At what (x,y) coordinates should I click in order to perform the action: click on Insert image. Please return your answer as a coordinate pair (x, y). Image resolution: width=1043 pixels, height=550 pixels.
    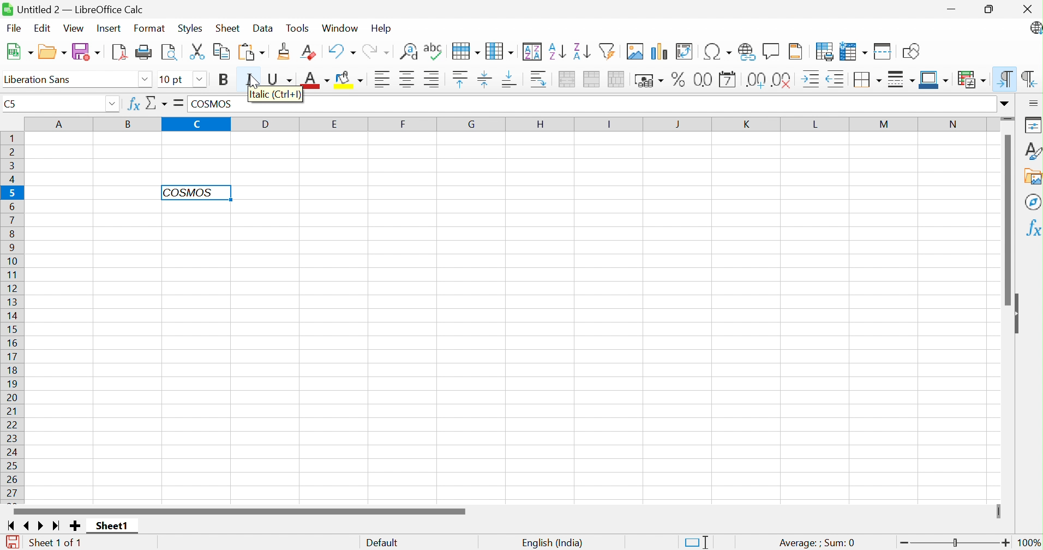
    Looking at the image, I should click on (634, 51).